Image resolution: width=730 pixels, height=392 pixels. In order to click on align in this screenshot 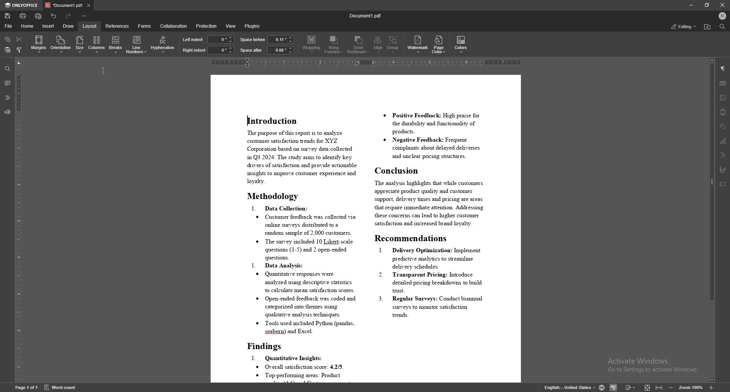, I will do `click(378, 44)`.